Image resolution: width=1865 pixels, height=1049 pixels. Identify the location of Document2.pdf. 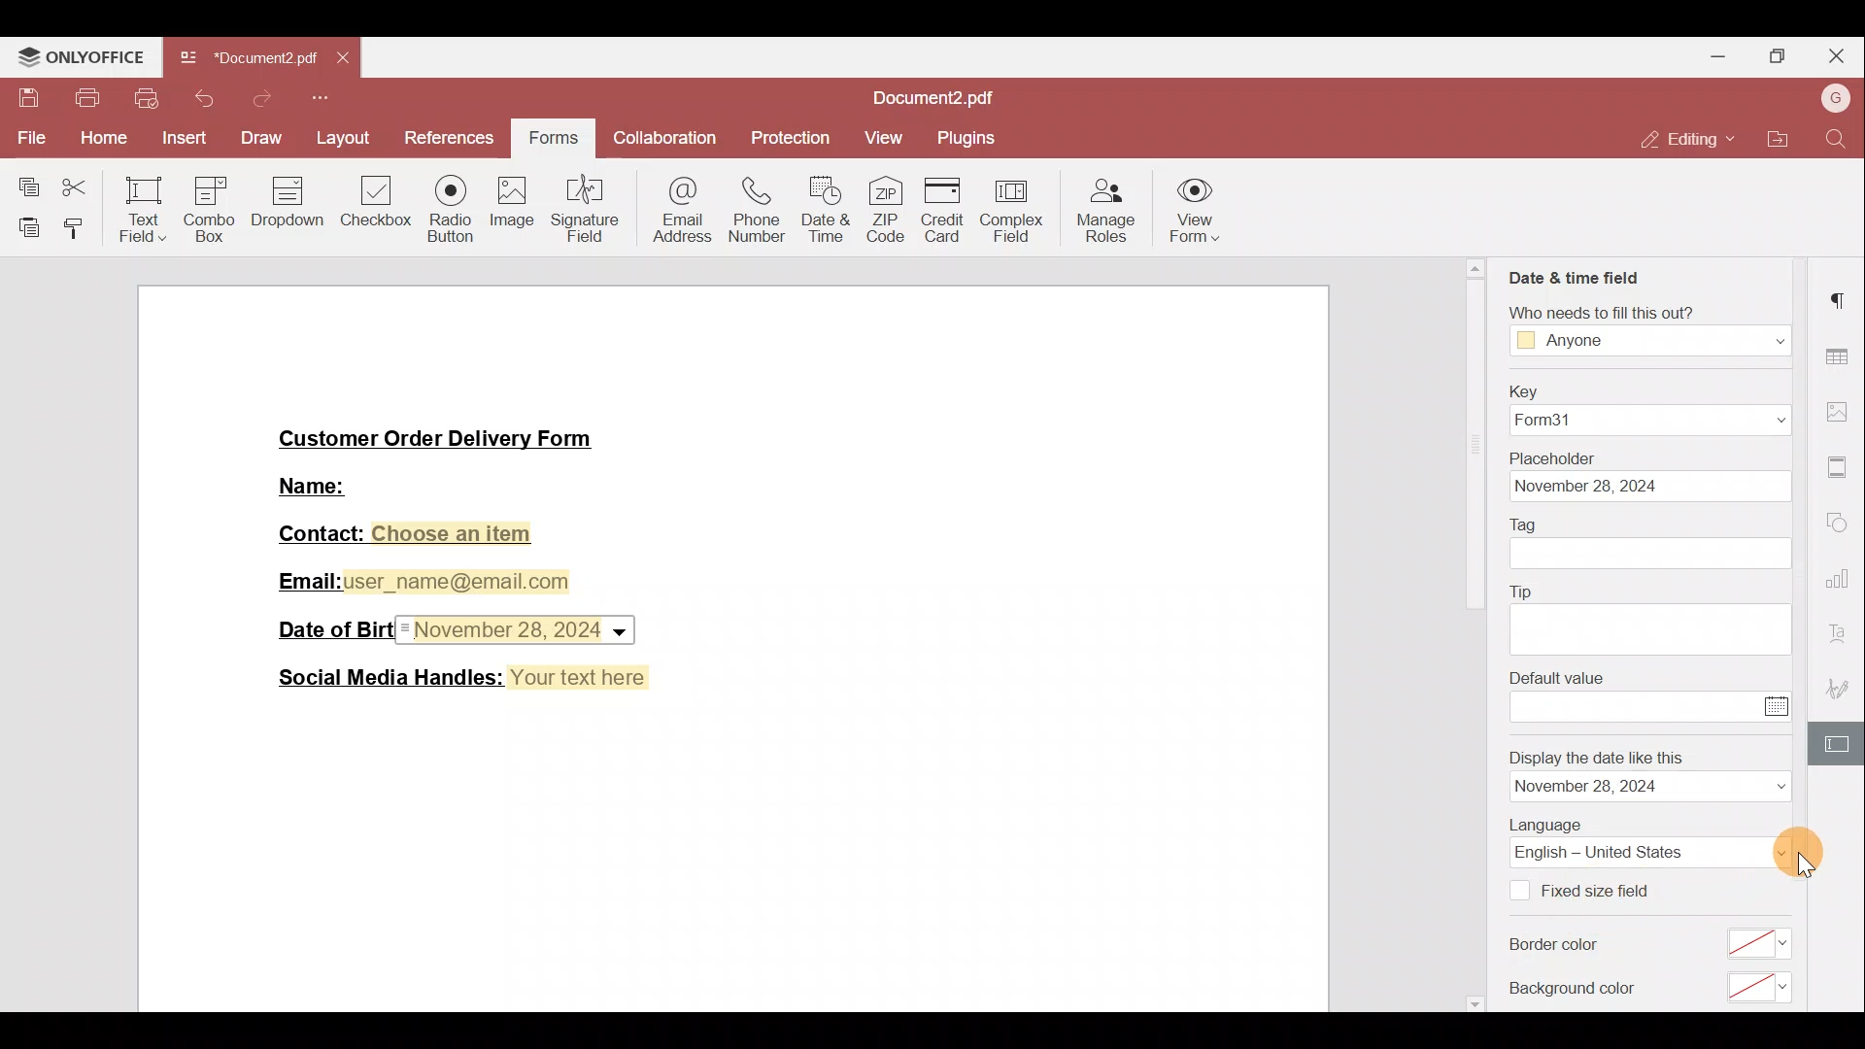
(922, 98).